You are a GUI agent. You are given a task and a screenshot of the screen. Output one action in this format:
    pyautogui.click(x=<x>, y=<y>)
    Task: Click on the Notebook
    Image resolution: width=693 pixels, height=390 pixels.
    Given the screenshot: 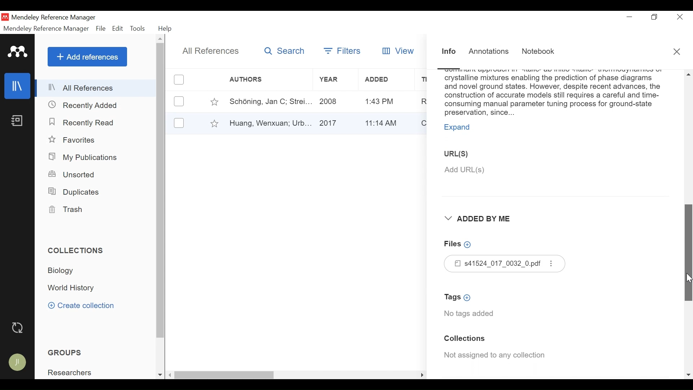 What is the action you would take?
    pyautogui.click(x=540, y=52)
    